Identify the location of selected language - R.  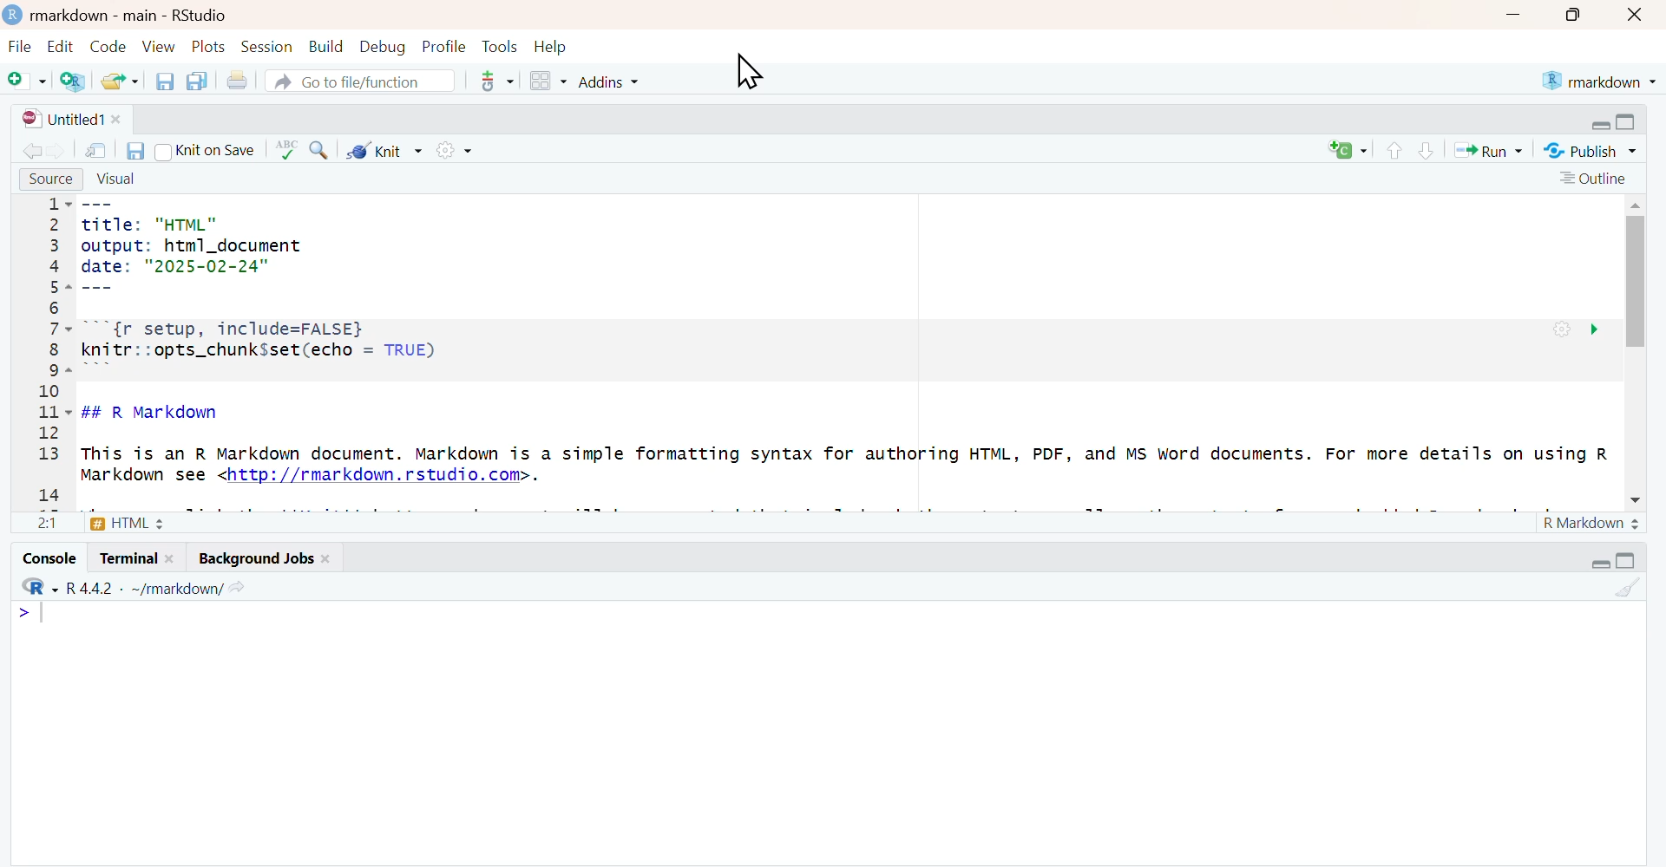
(35, 587).